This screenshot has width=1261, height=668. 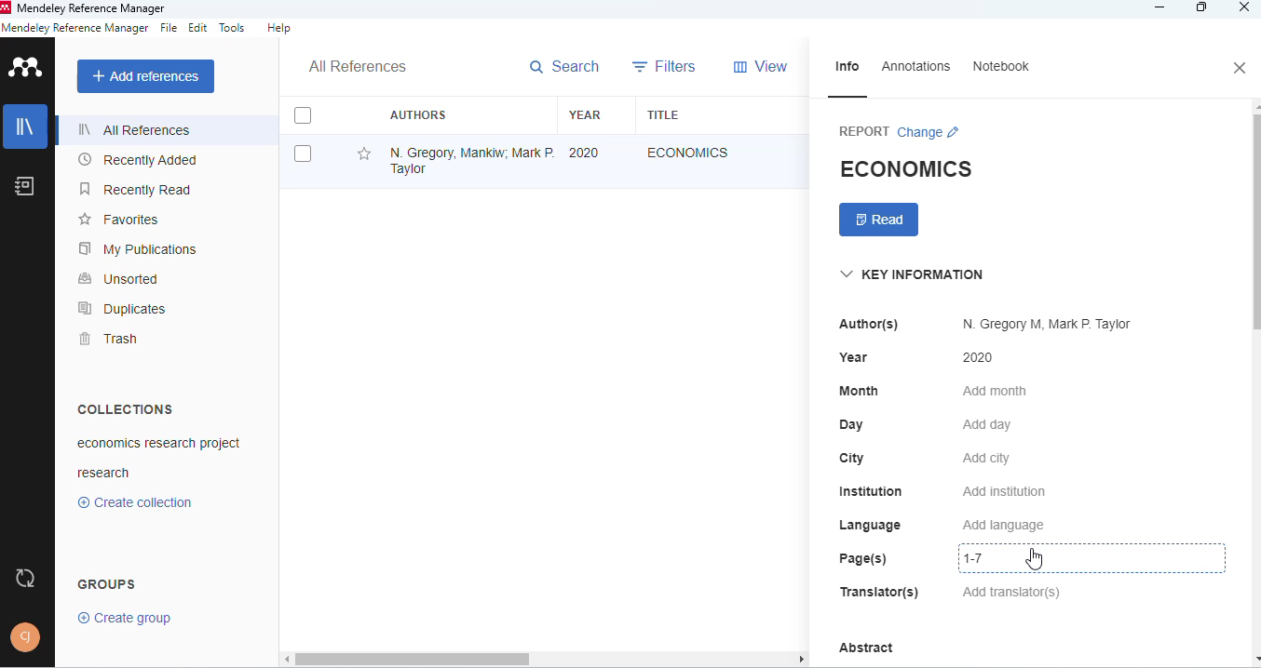 What do you see at coordinates (760, 66) in the screenshot?
I see `view` at bounding box center [760, 66].